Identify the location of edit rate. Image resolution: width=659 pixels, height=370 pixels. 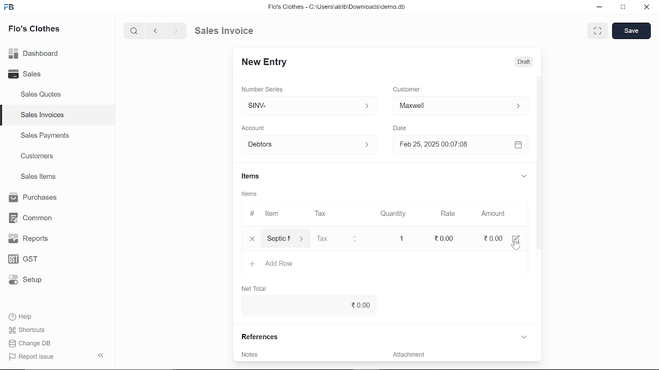
(443, 238).